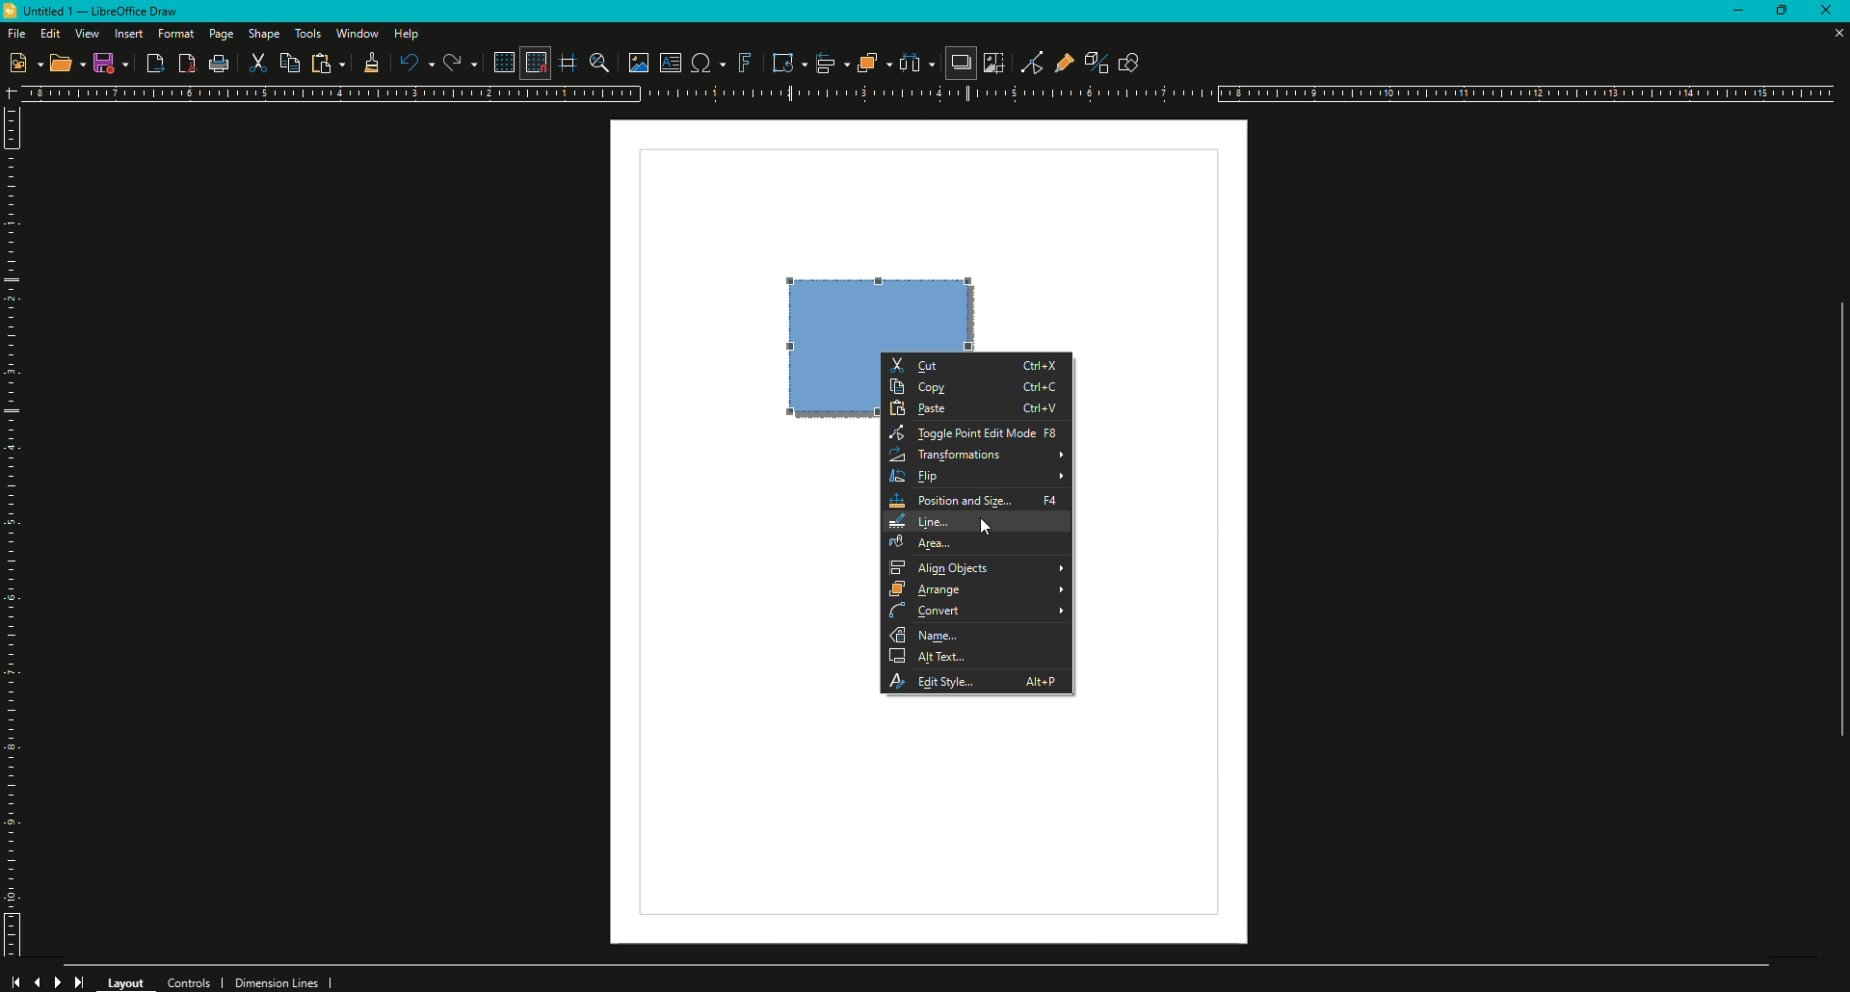 The image size is (1850, 992). What do you see at coordinates (978, 410) in the screenshot?
I see `Paste` at bounding box center [978, 410].